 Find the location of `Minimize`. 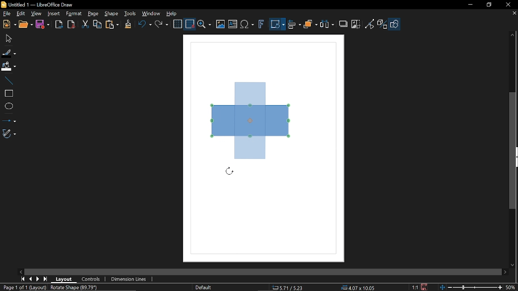

Minimize is located at coordinates (469, 5).